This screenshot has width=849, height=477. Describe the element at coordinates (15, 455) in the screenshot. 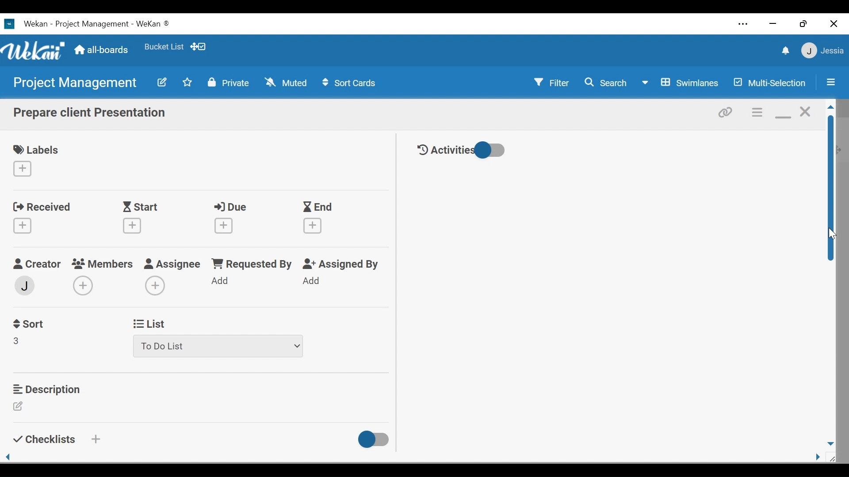

I see `page side` at that location.